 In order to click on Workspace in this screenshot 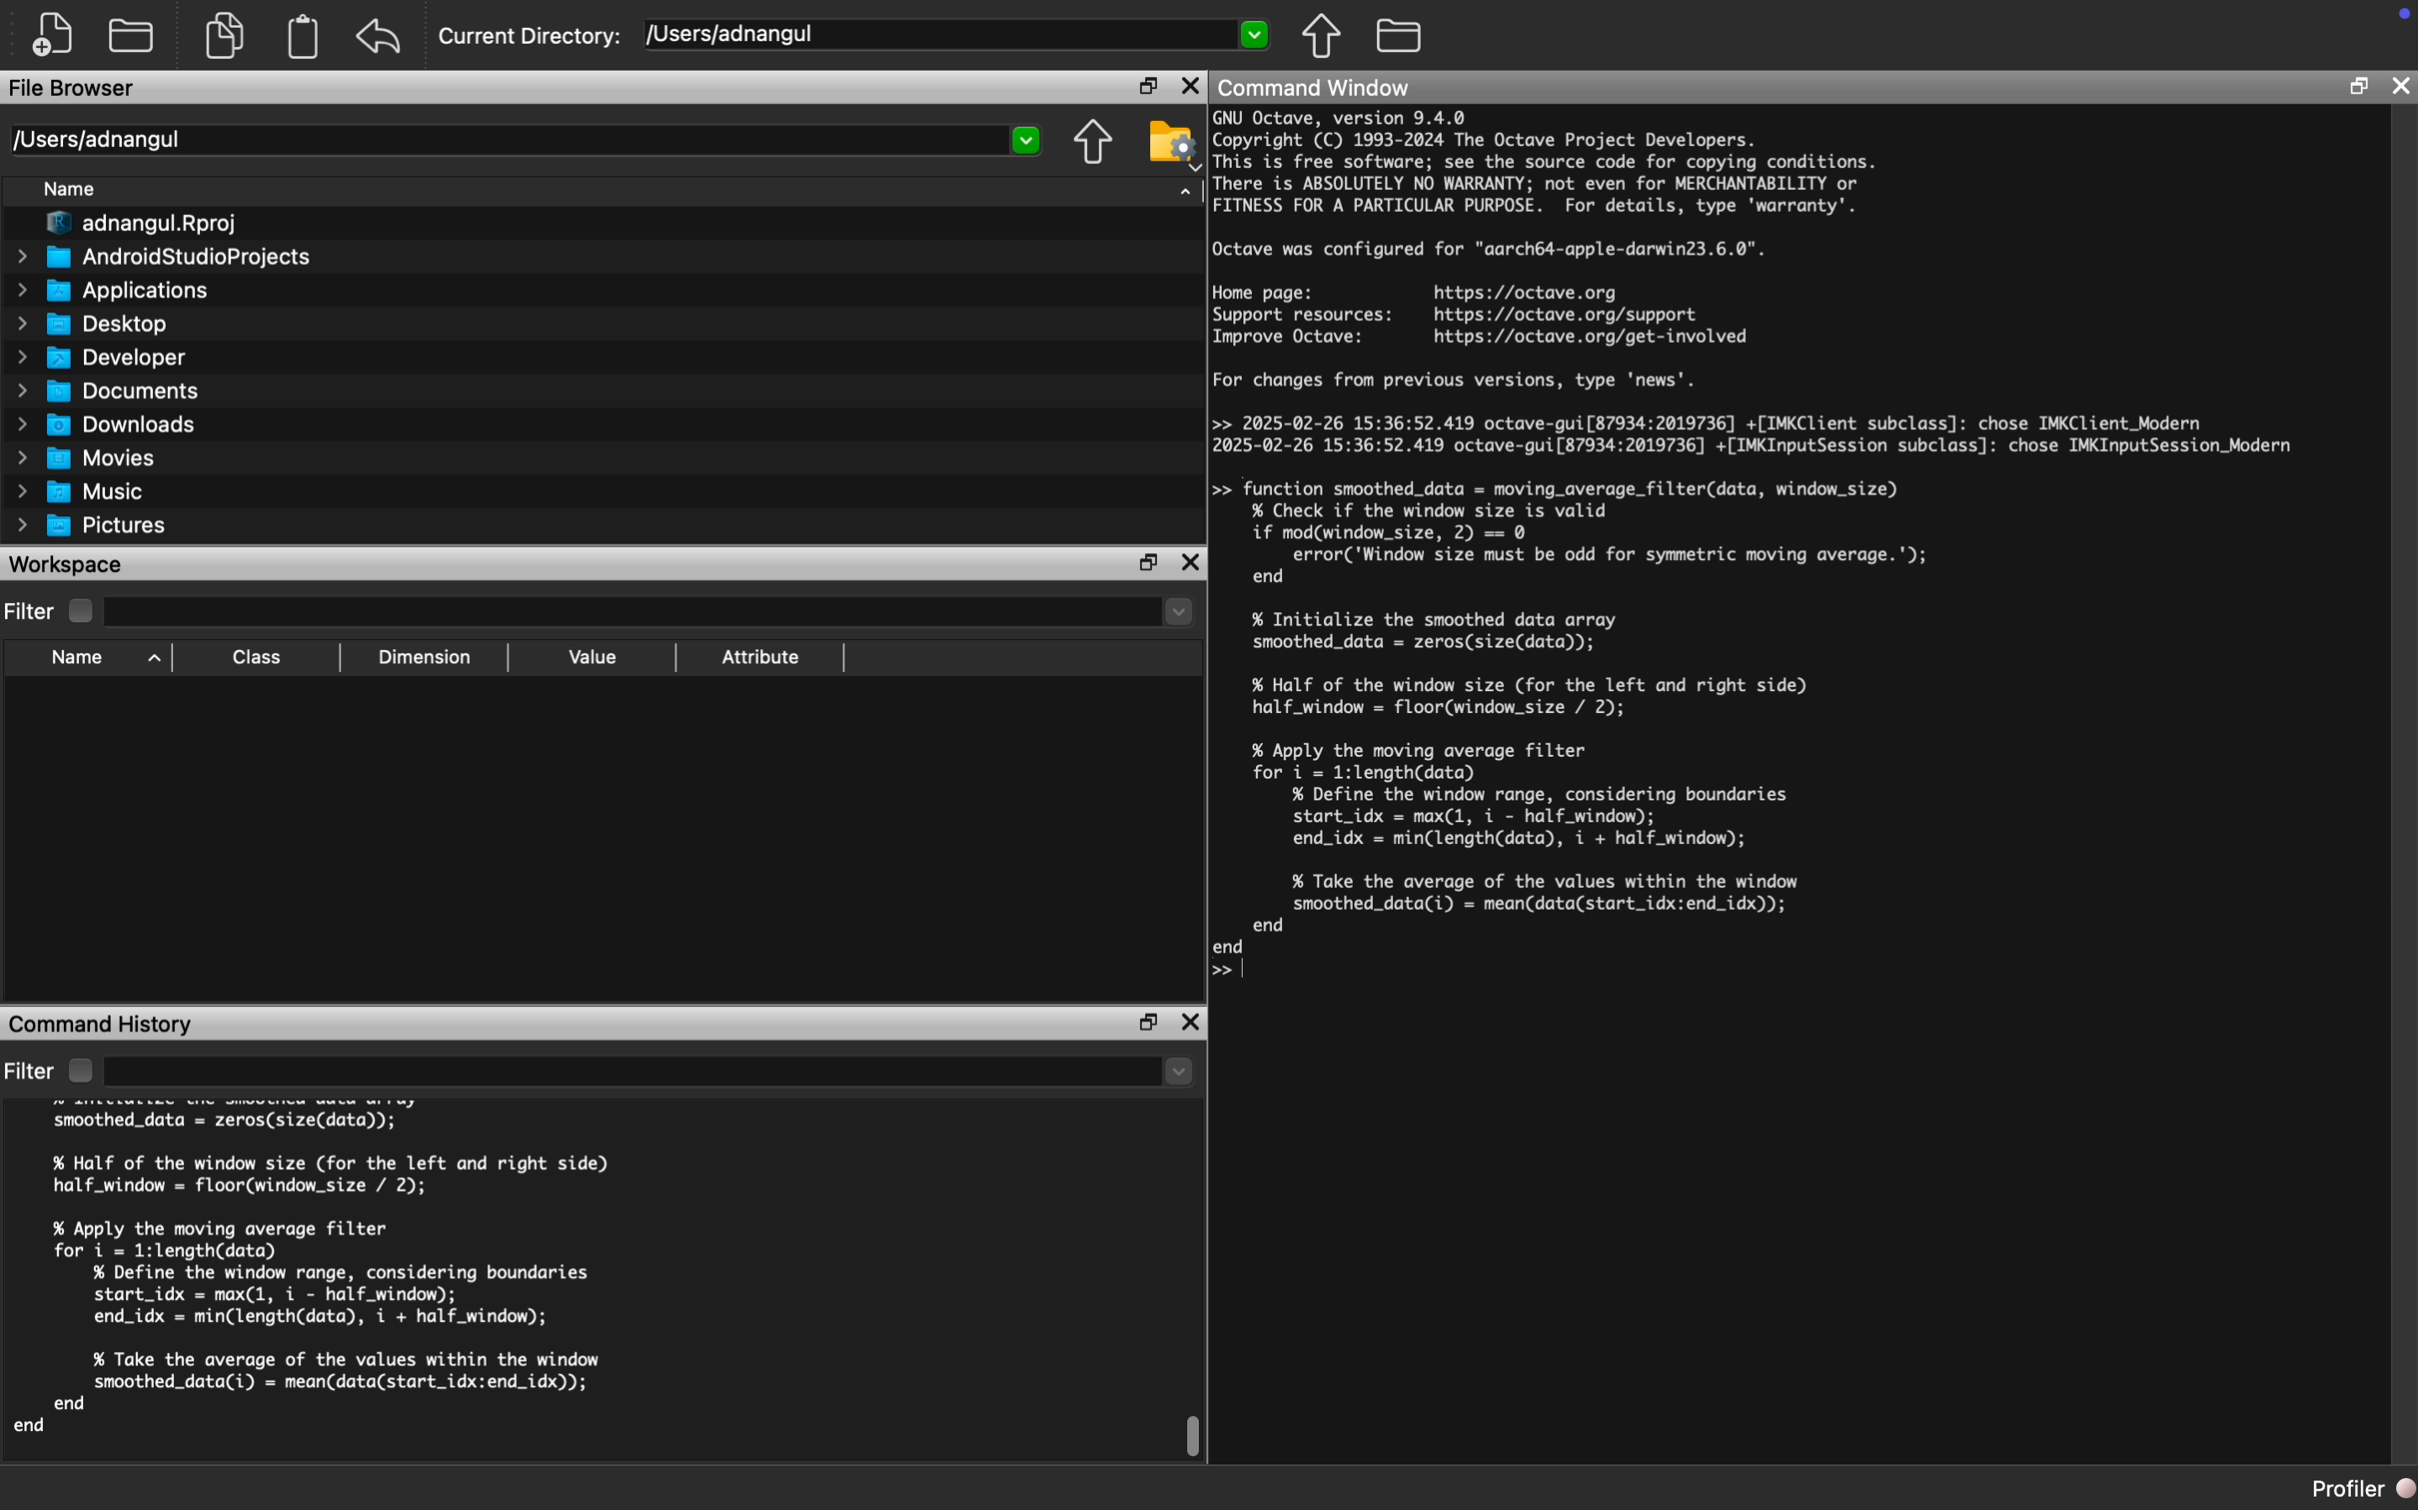, I will do `click(66, 566)`.